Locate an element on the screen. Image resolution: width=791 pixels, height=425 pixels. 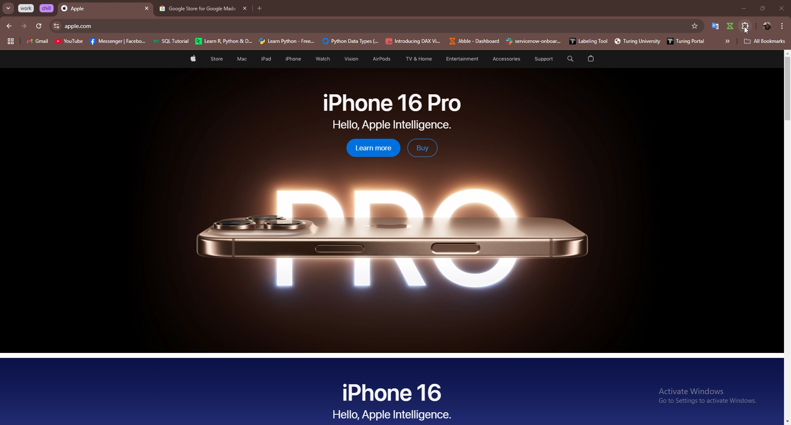
Support is located at coordinates (540, 59).